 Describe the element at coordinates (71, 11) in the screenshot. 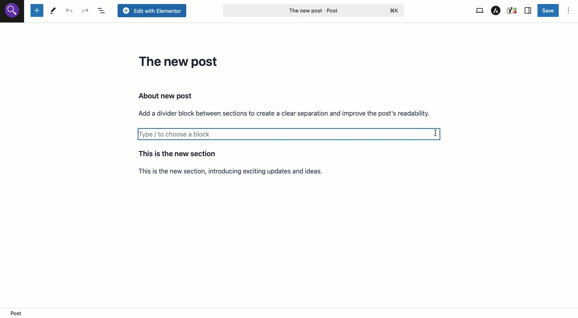

I see `Undo` at that location.